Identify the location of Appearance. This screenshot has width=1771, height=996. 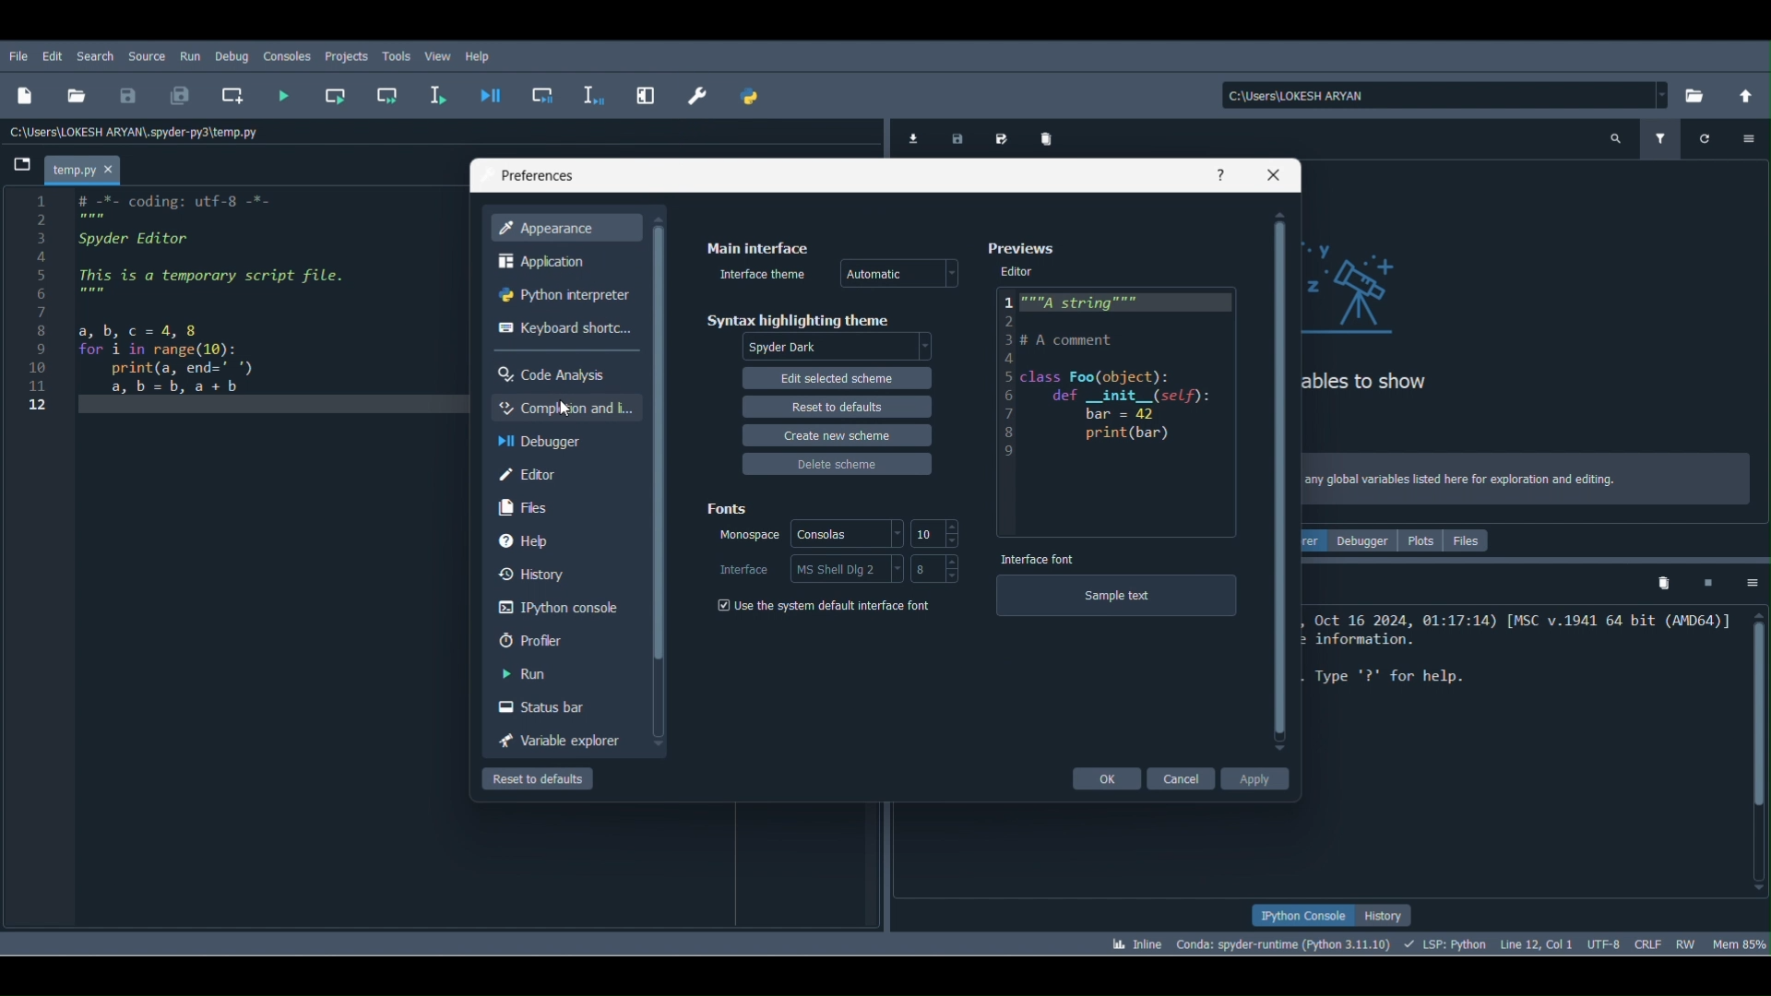
(563, 229).